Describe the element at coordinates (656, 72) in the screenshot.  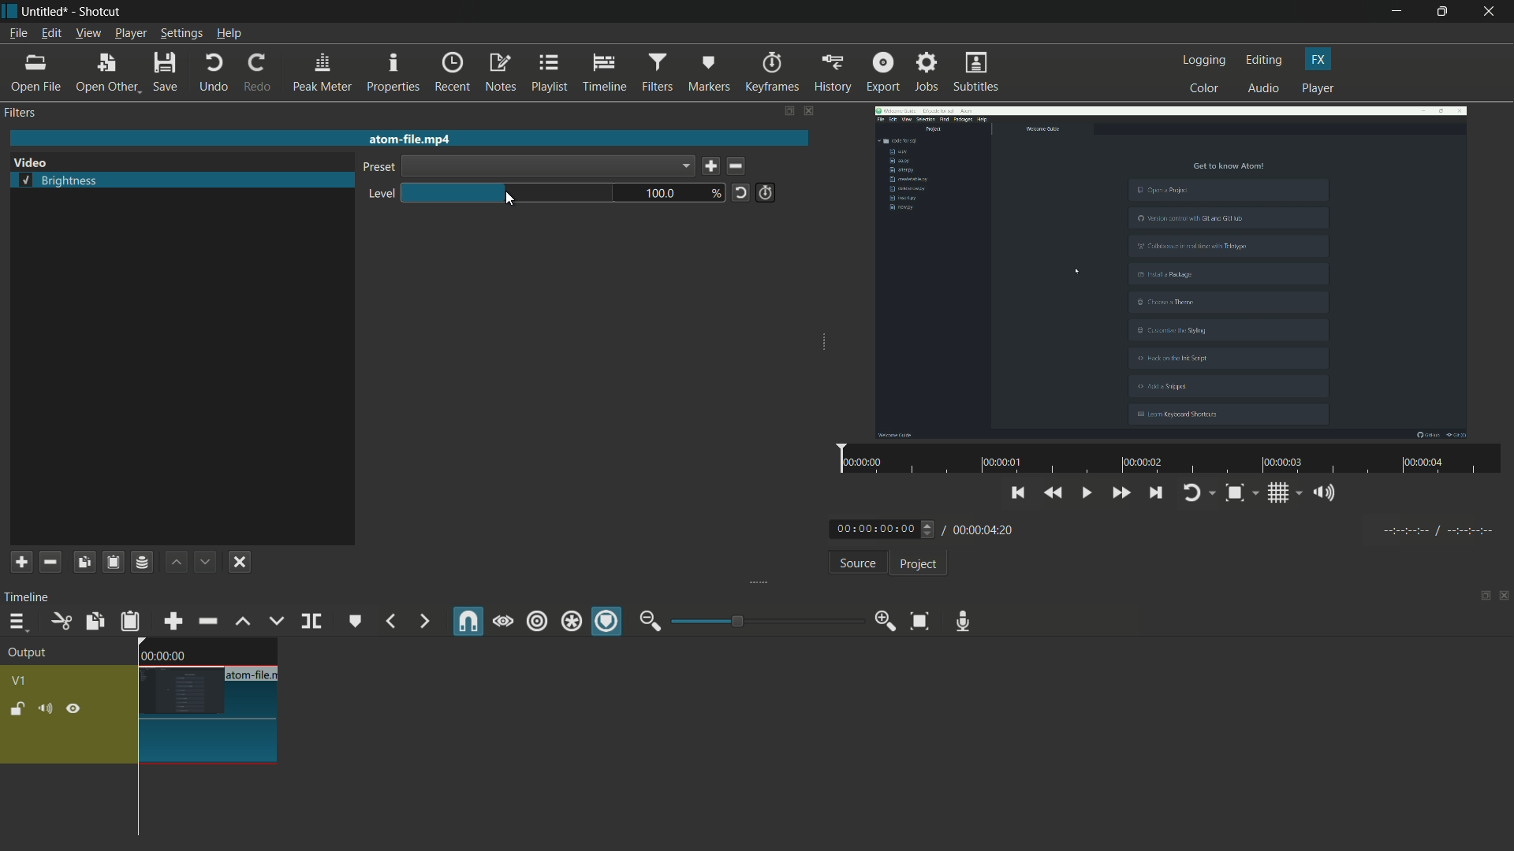
I see `filters` at that location.